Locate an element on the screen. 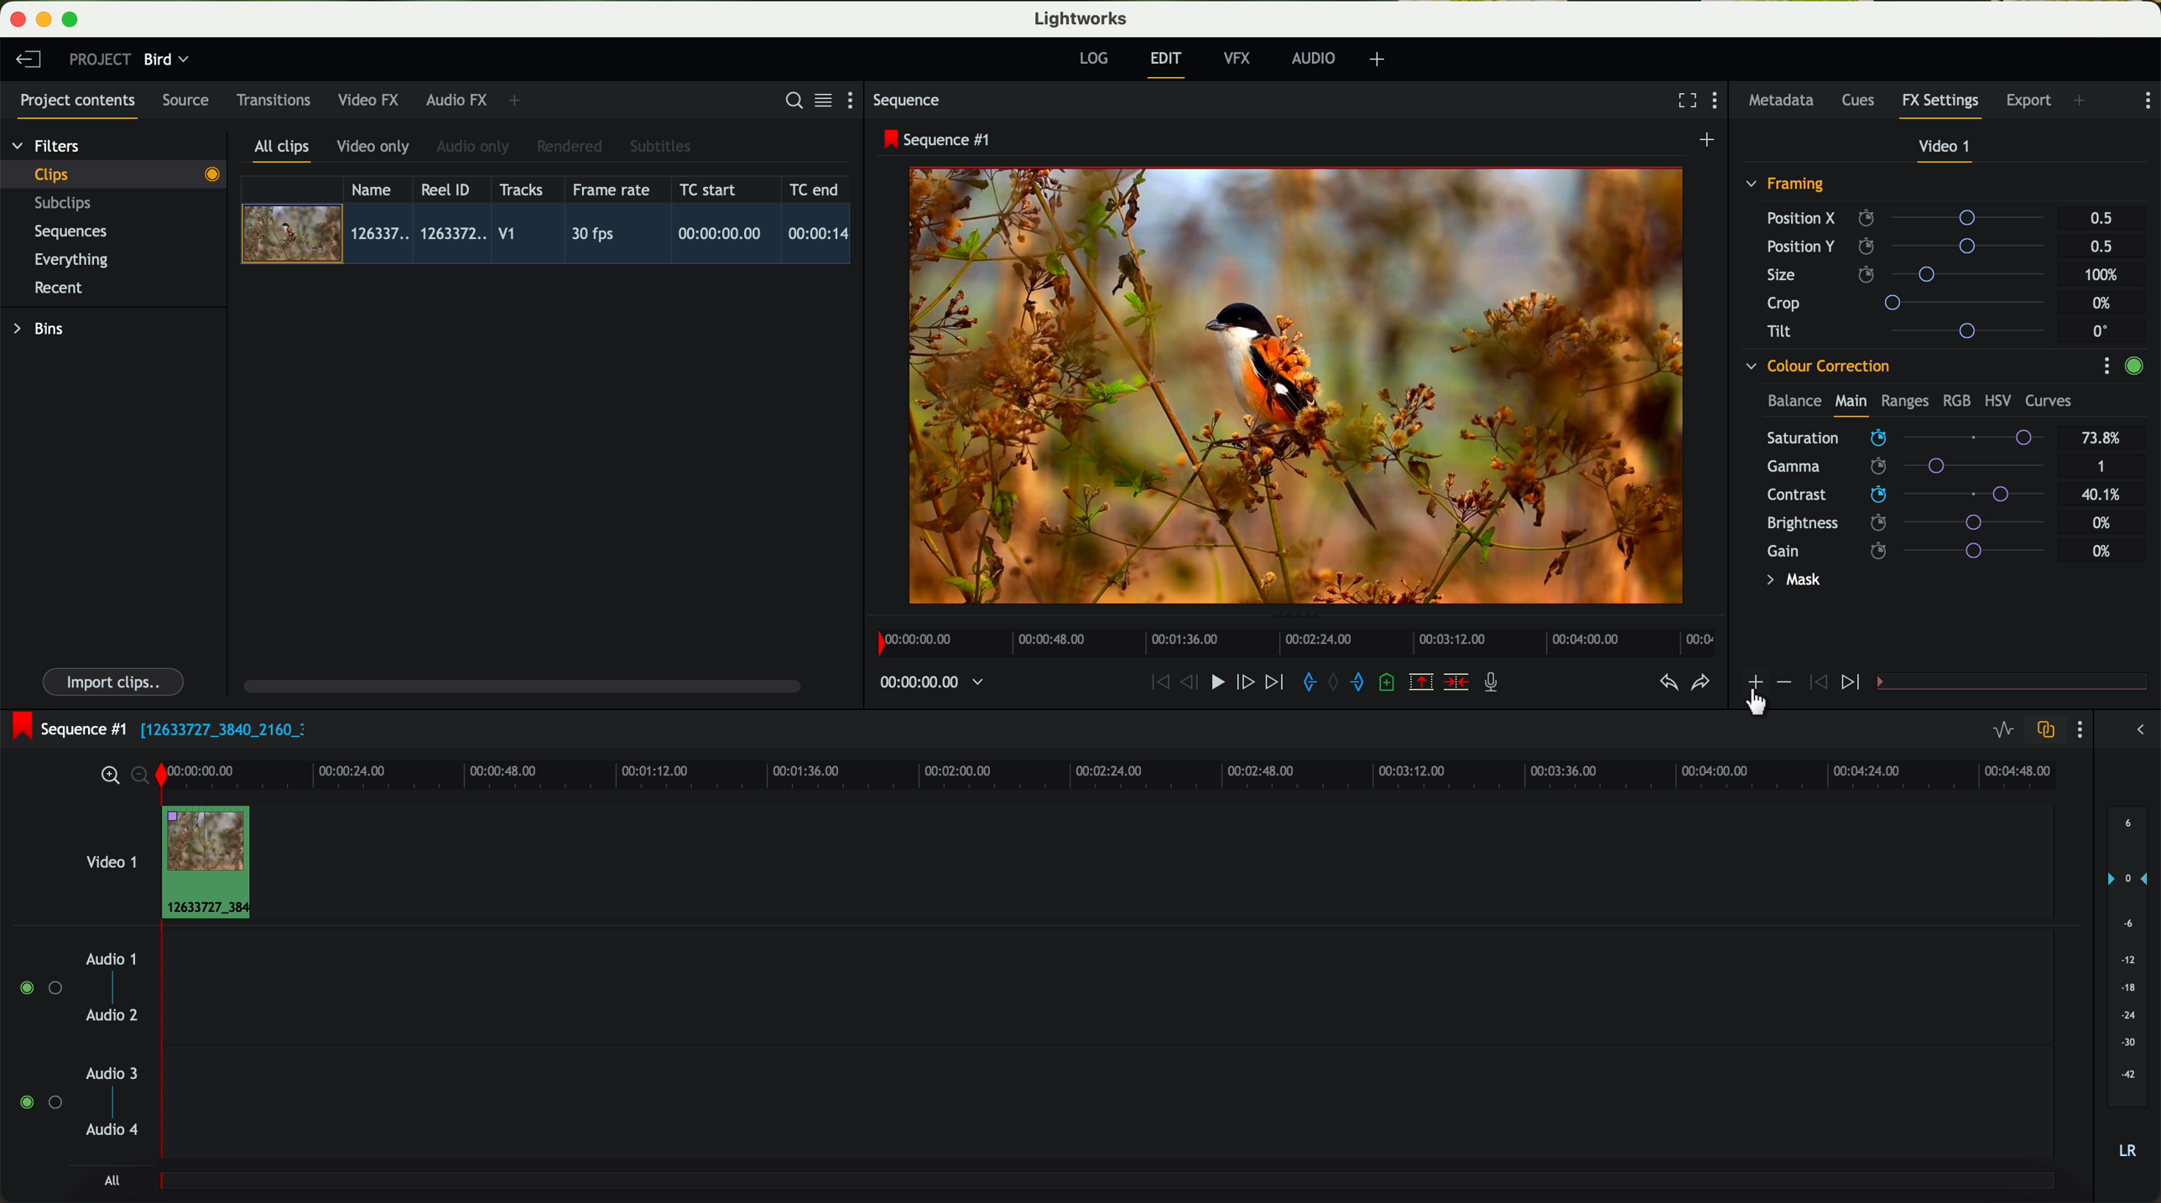 The image size is (2161, 1203). everything is located at coordinates (72, 260).